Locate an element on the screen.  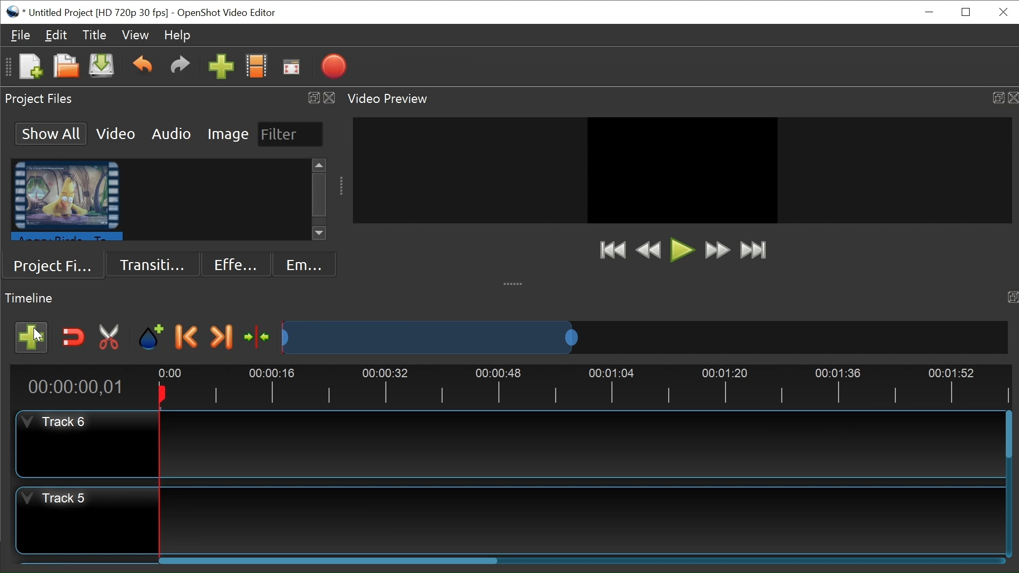
Add track is located at coordinates (32, 336).